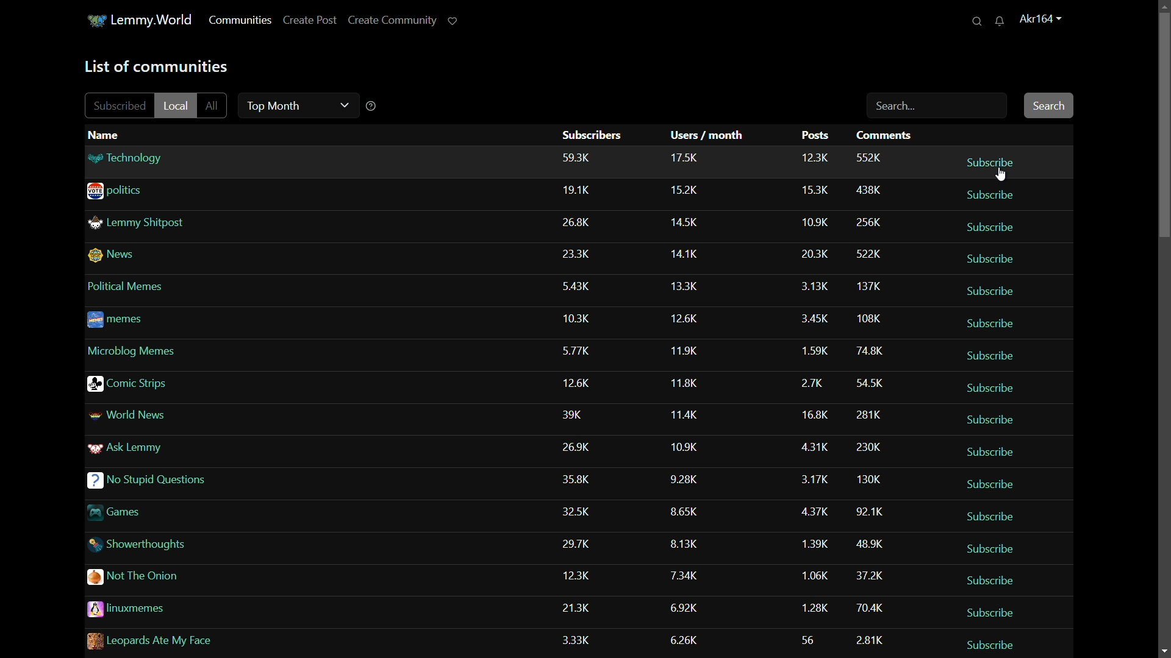 This screenshot has width=1171, height=658. What do you see at coordinates (578, 224) in the screenshot?
I see `` at bounding box center [578, 224].